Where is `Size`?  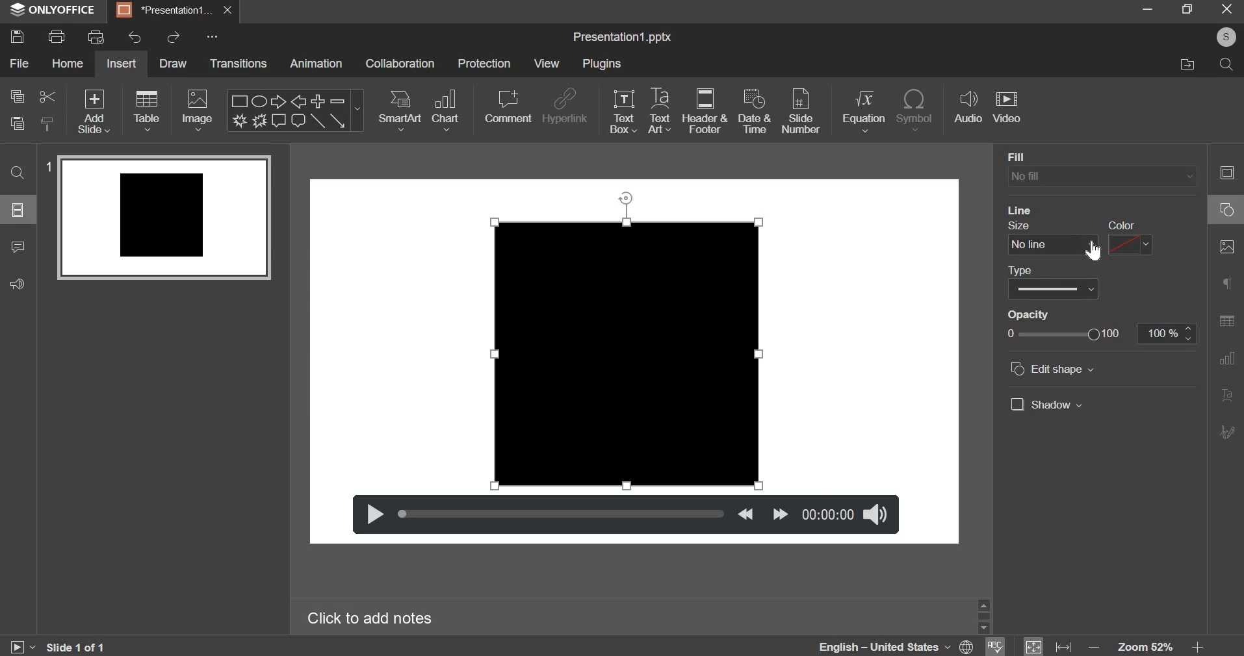
Size is located at coordinates (1024, 225).